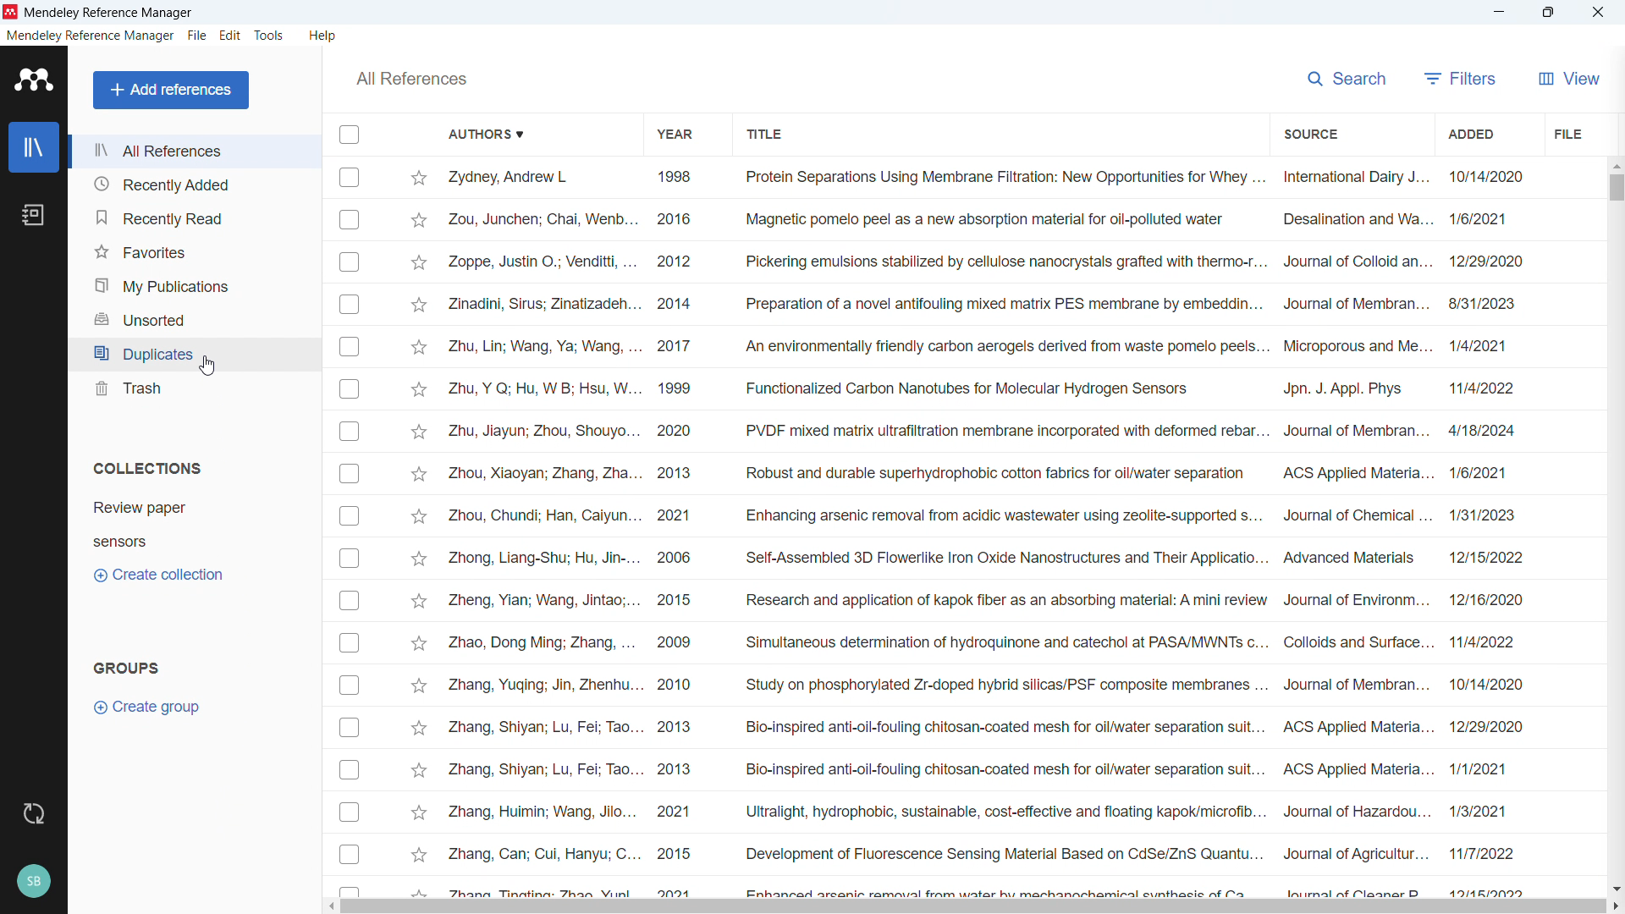 The image size is (1625, 914). Describe the element at coordinates (229, 35) in the screenshot. I see `edit` at that location.